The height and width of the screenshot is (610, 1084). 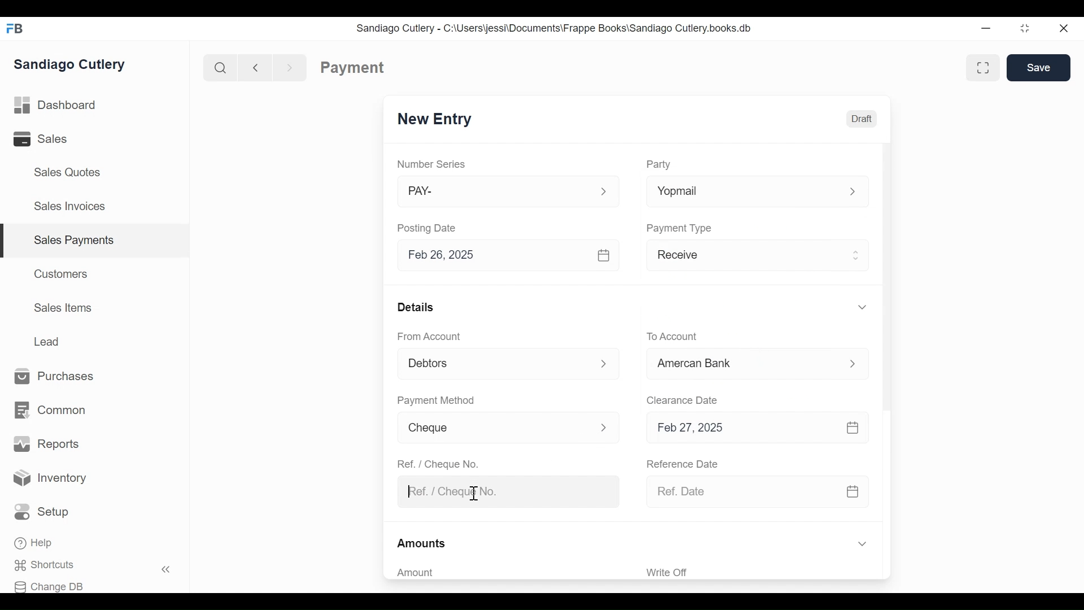 What do you see at coordinates (51, 478) in the screenshot?
I see `Inventory` at bounding box center [51, 478].